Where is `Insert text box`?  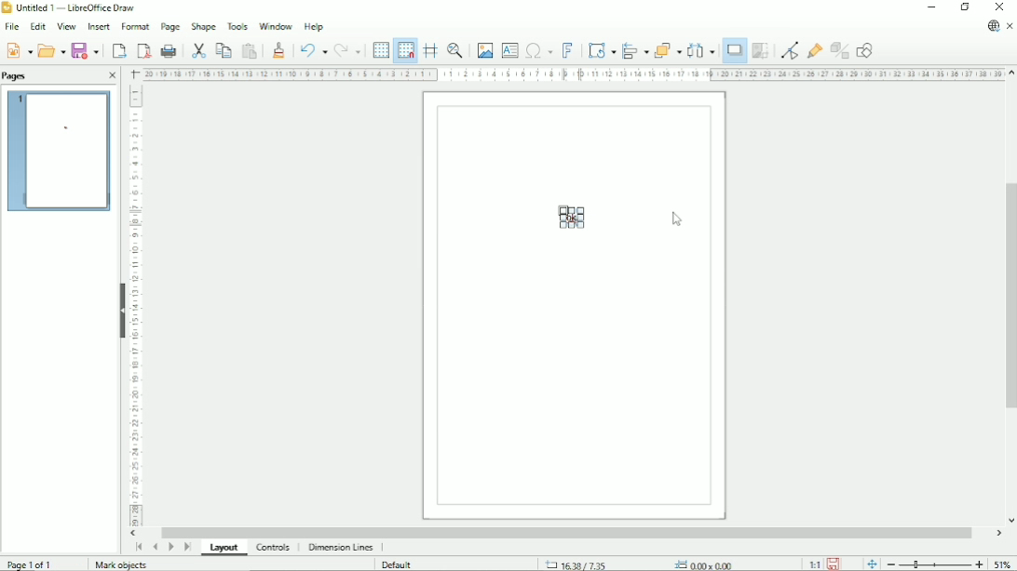
Insert text box is located at coordinates (509, 49).